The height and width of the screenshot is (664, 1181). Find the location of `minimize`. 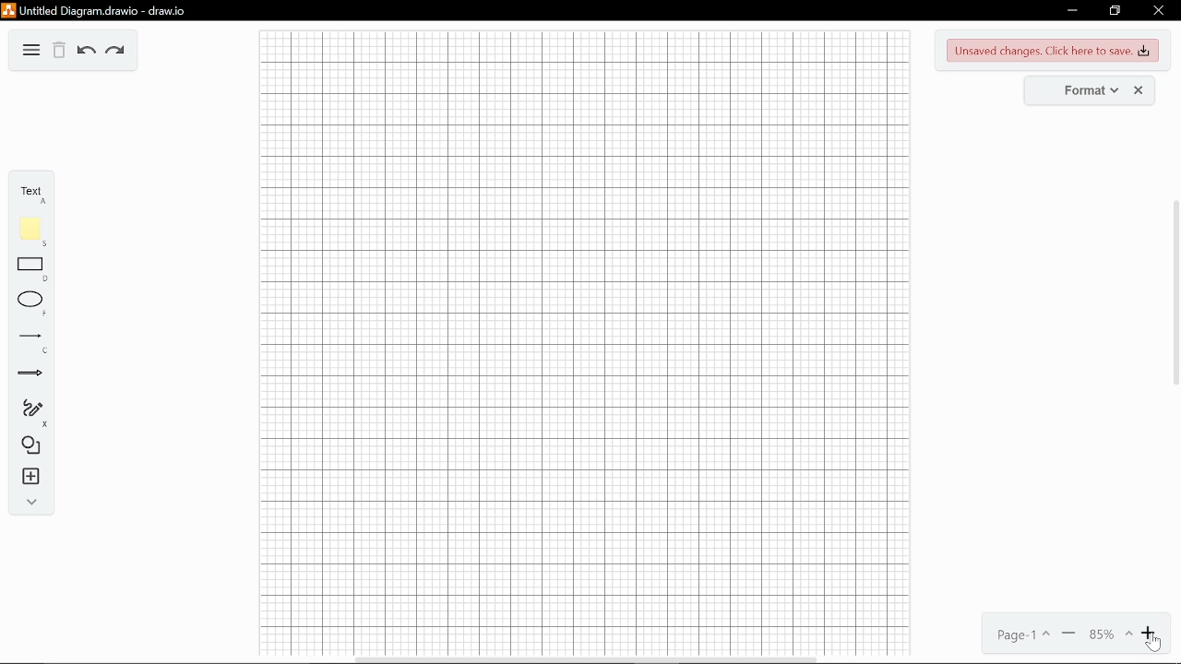

minimize is located at coordinates (1072, 10).